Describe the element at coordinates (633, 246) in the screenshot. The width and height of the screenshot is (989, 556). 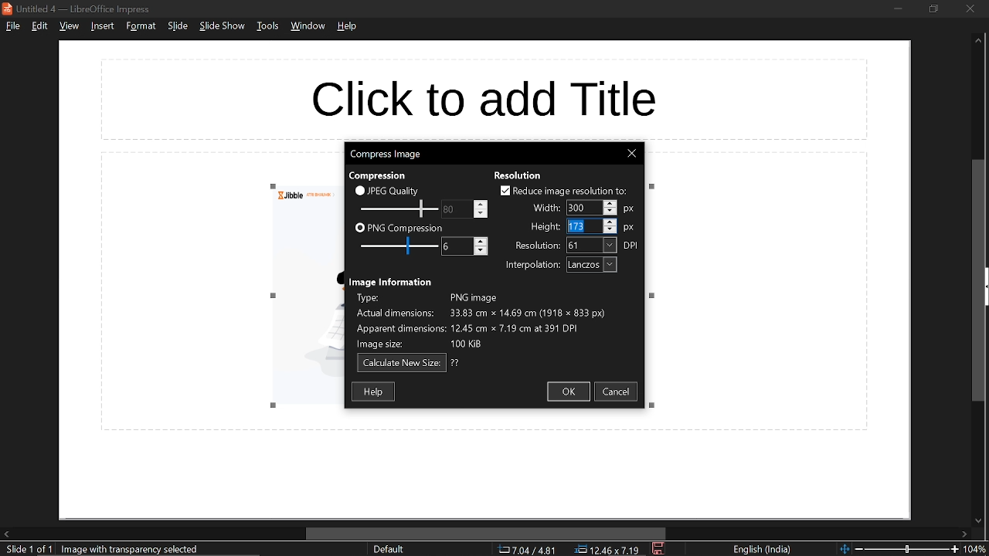
I see `dpi` at that location.